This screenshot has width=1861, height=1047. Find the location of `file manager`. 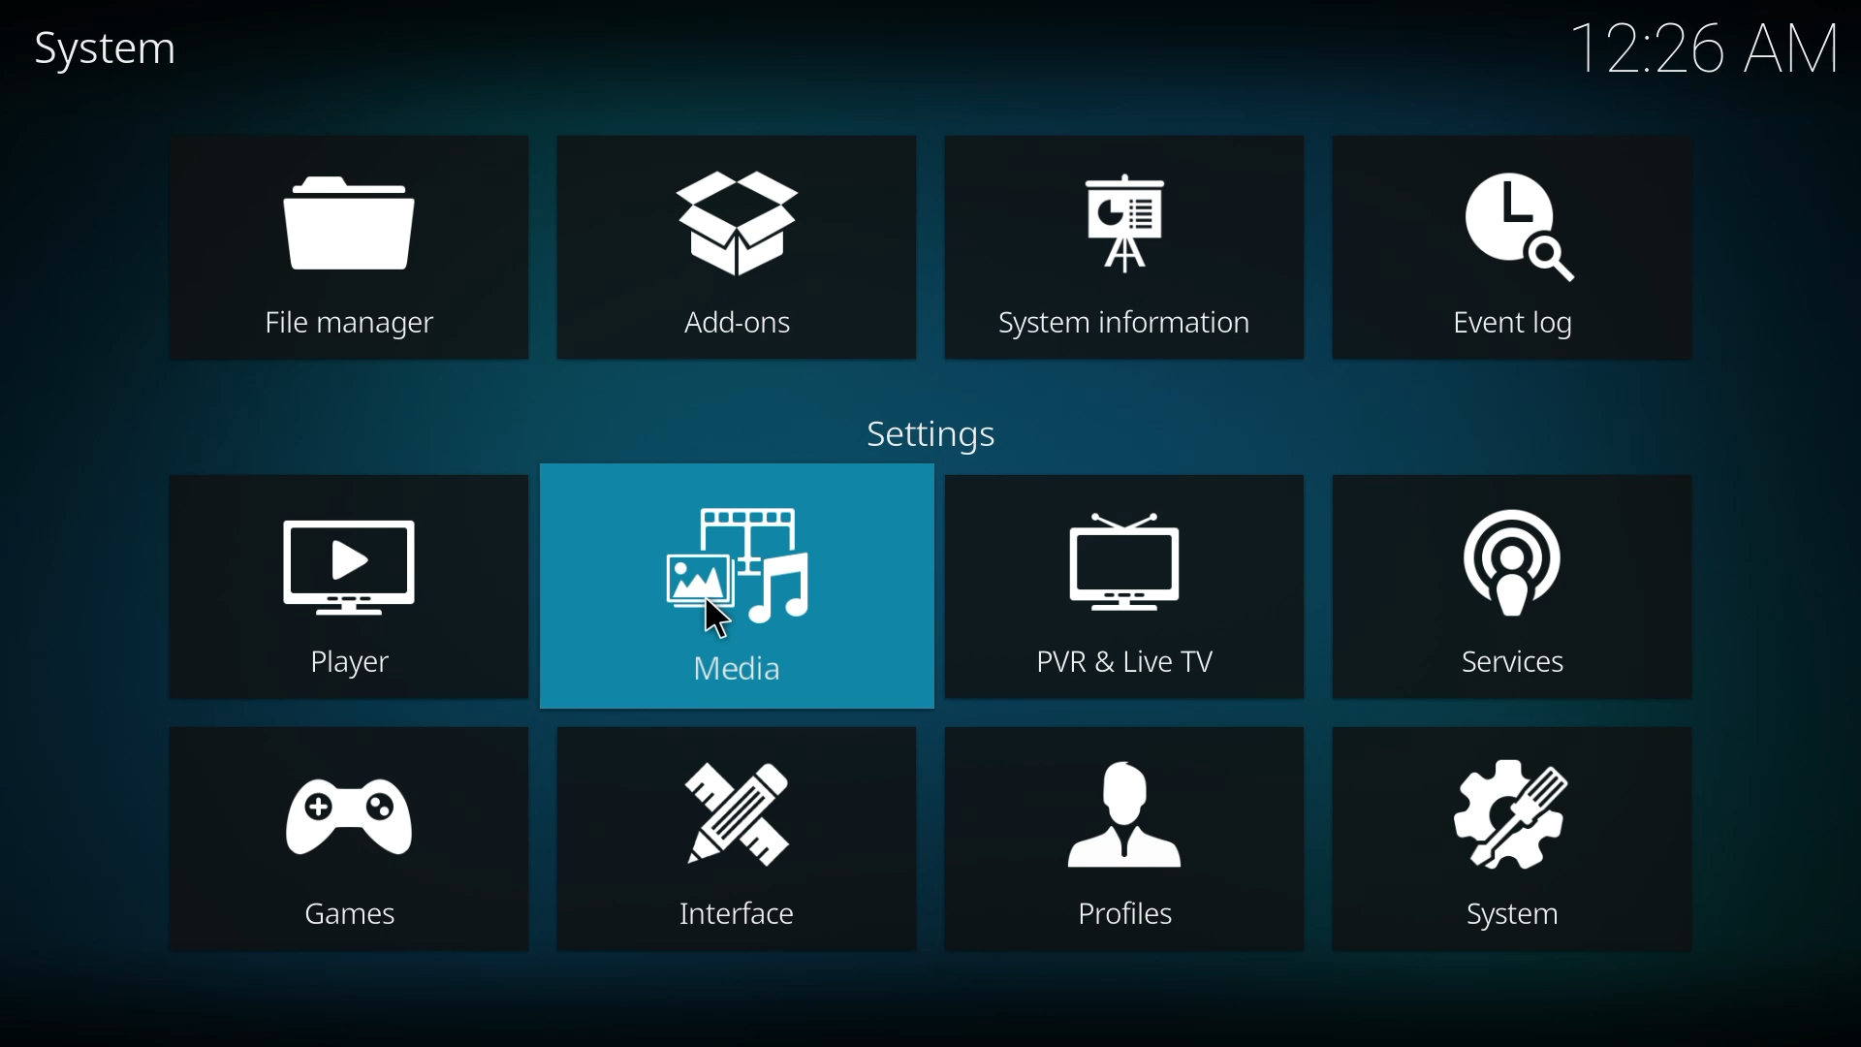

file manager is located at coordinates (346, 251).